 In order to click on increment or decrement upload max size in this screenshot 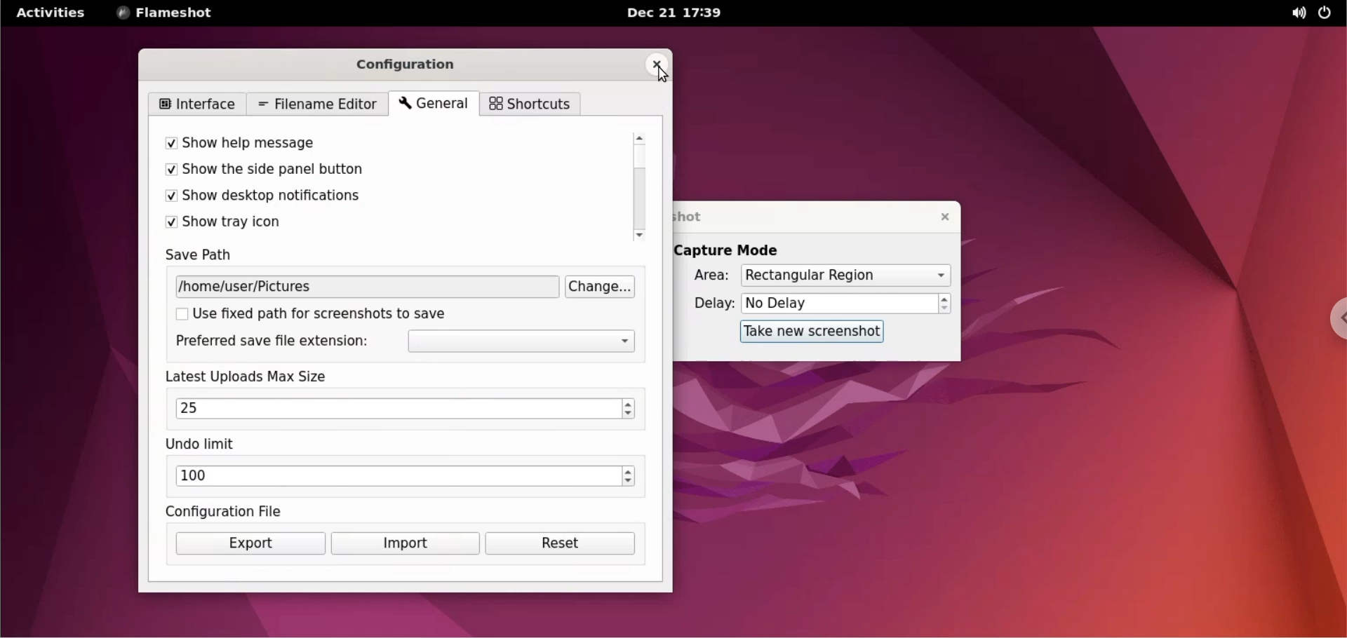, I will do `click(629, 409)`.